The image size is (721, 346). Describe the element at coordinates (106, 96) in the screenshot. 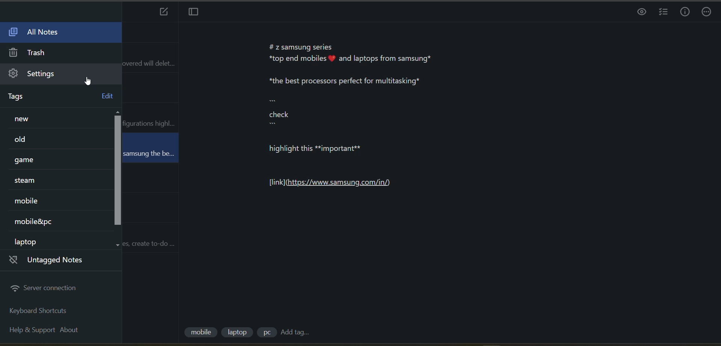

I see `edit` at that location.